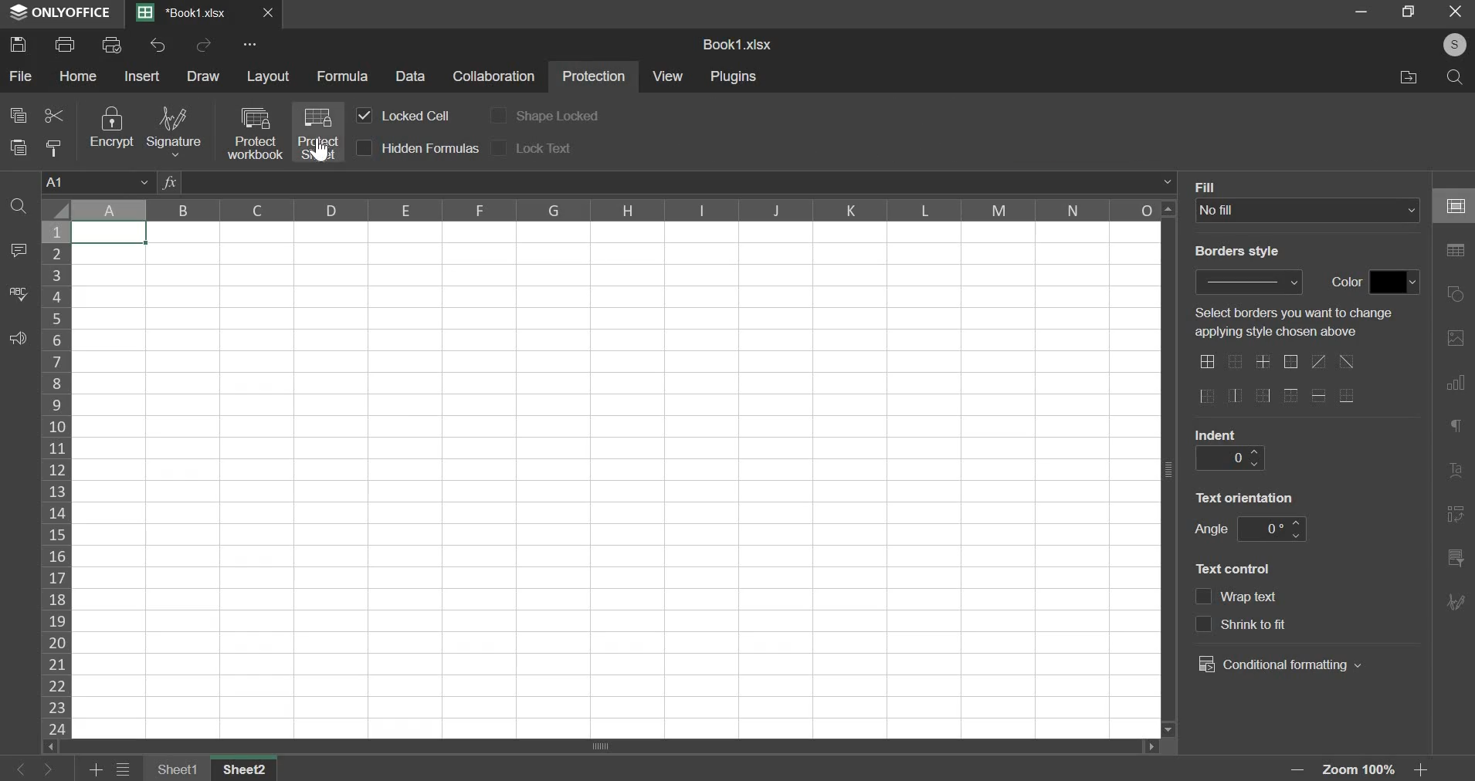 The height and width of the screenshot is (781, 1475). I want to click on right side bar, so click(1460, 206).